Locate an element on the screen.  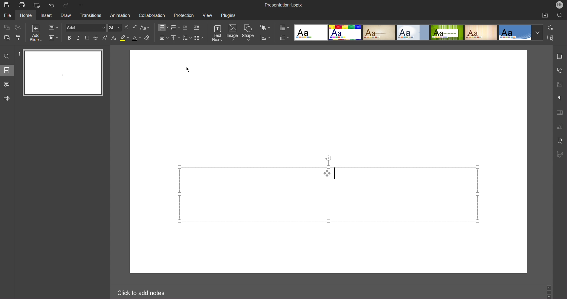
Playback is located at coordinates (54, 38).